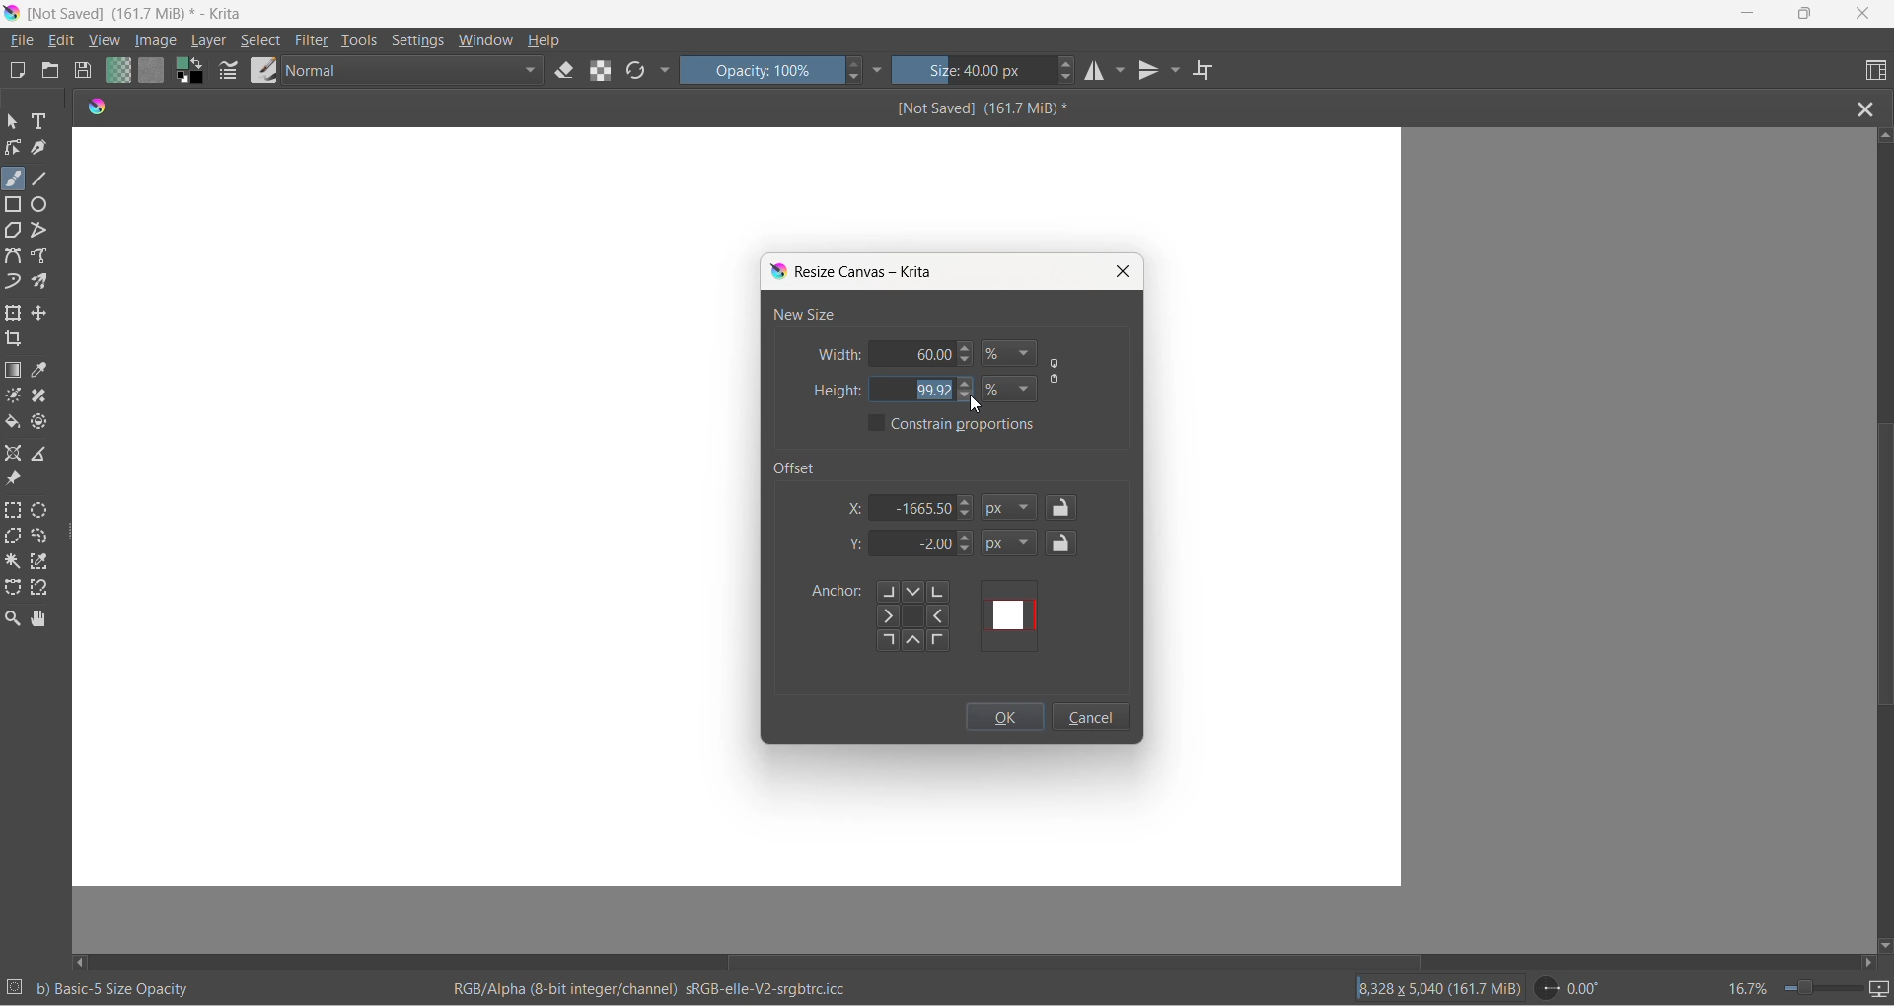 This screenshot has width=1894, height=1006. I want to click on brush tool, so click(15, 179).